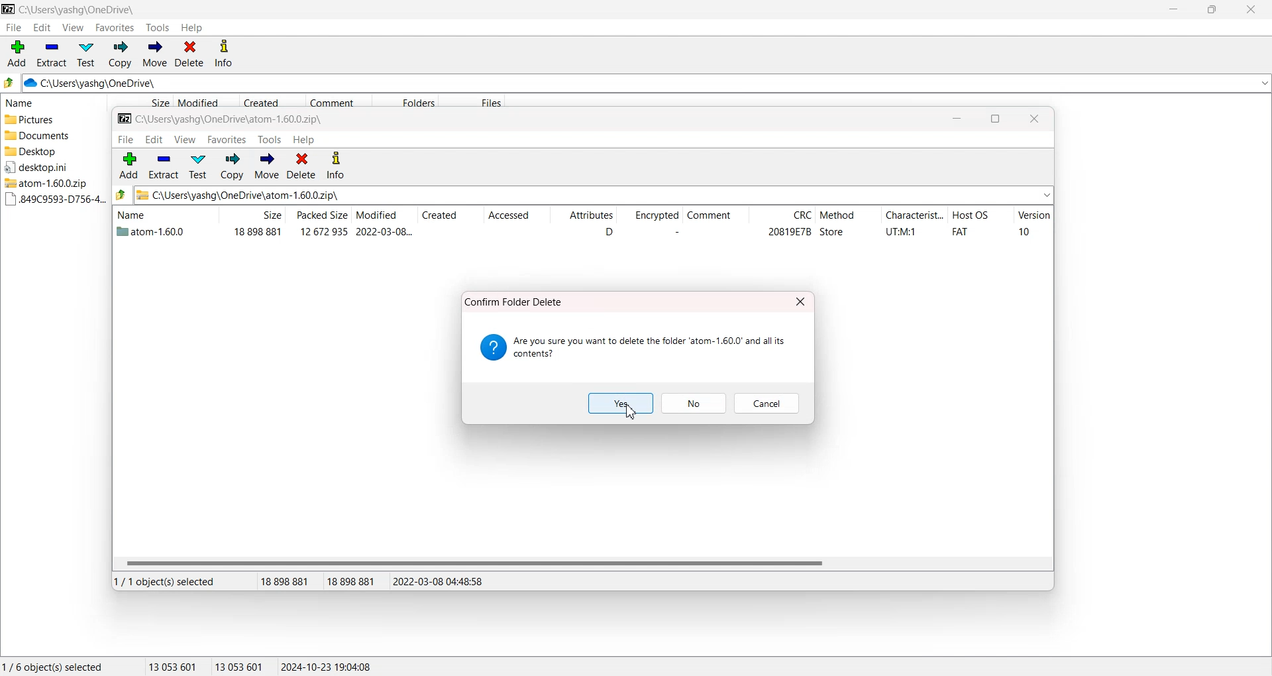 Image resolution: width=1272 pixels, height=676 pixels. I want to click on Horizontal Scroll bar, so click(582, 563).